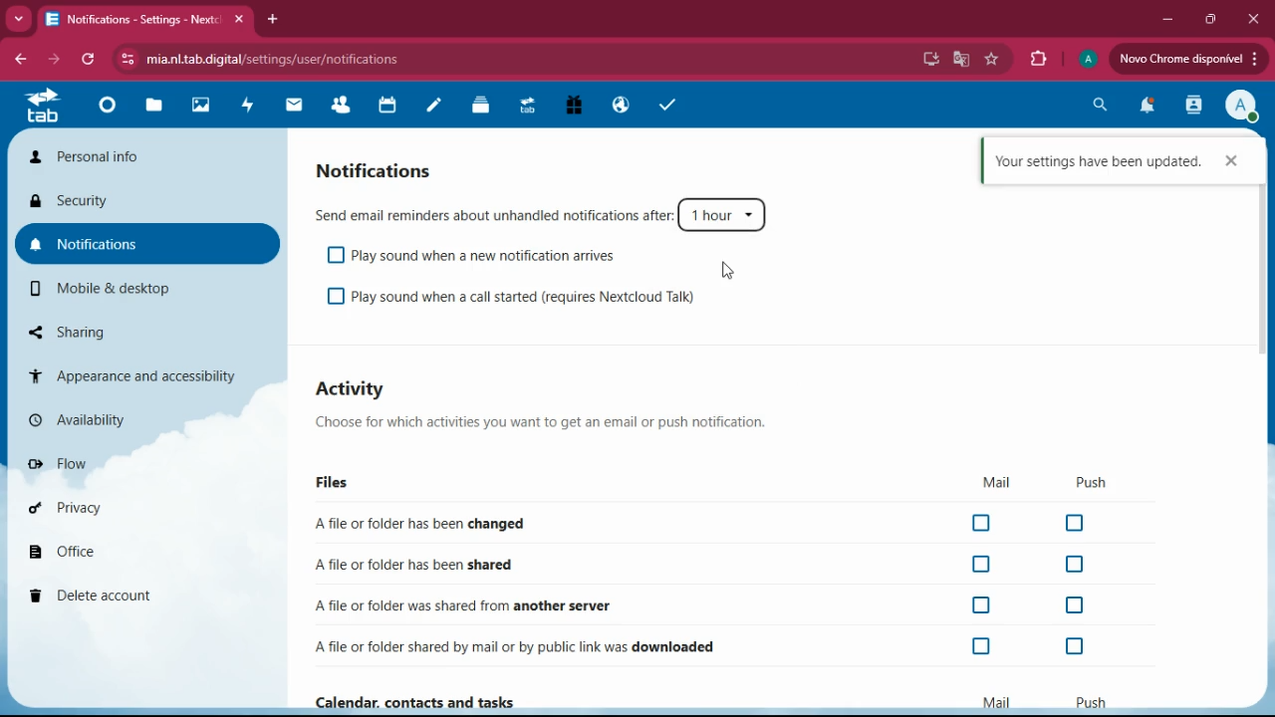 The width and height of the screenshot is (1275, 717). What do you see at coordinates (992, 61) in the screenshot?
I see `favorite` at bounding box center [992, 61].